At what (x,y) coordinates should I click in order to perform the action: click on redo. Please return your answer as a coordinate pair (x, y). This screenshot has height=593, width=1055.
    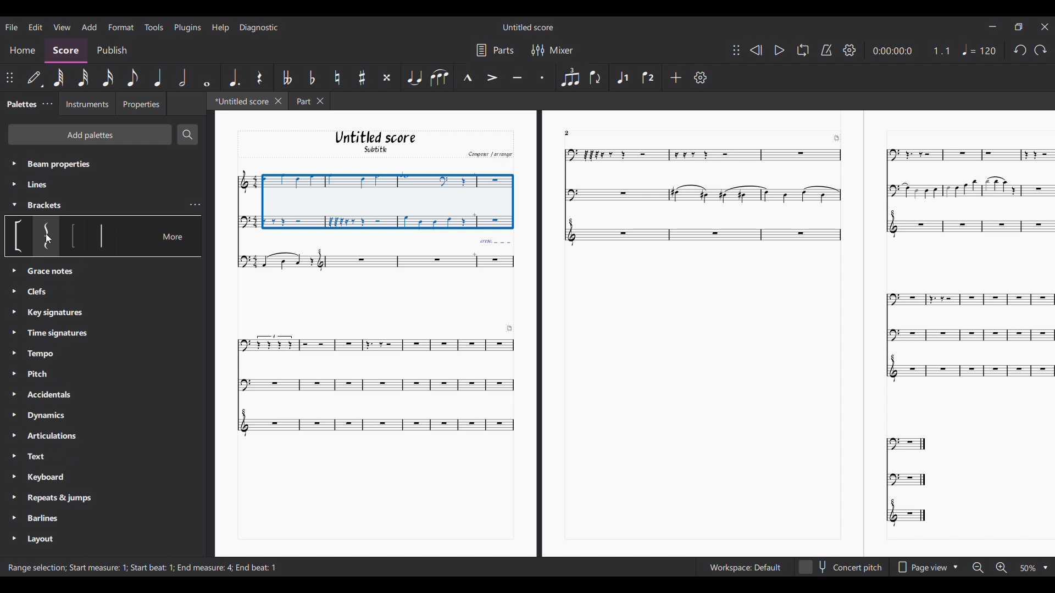
    Looking at the image, I should click on (1019, 53).